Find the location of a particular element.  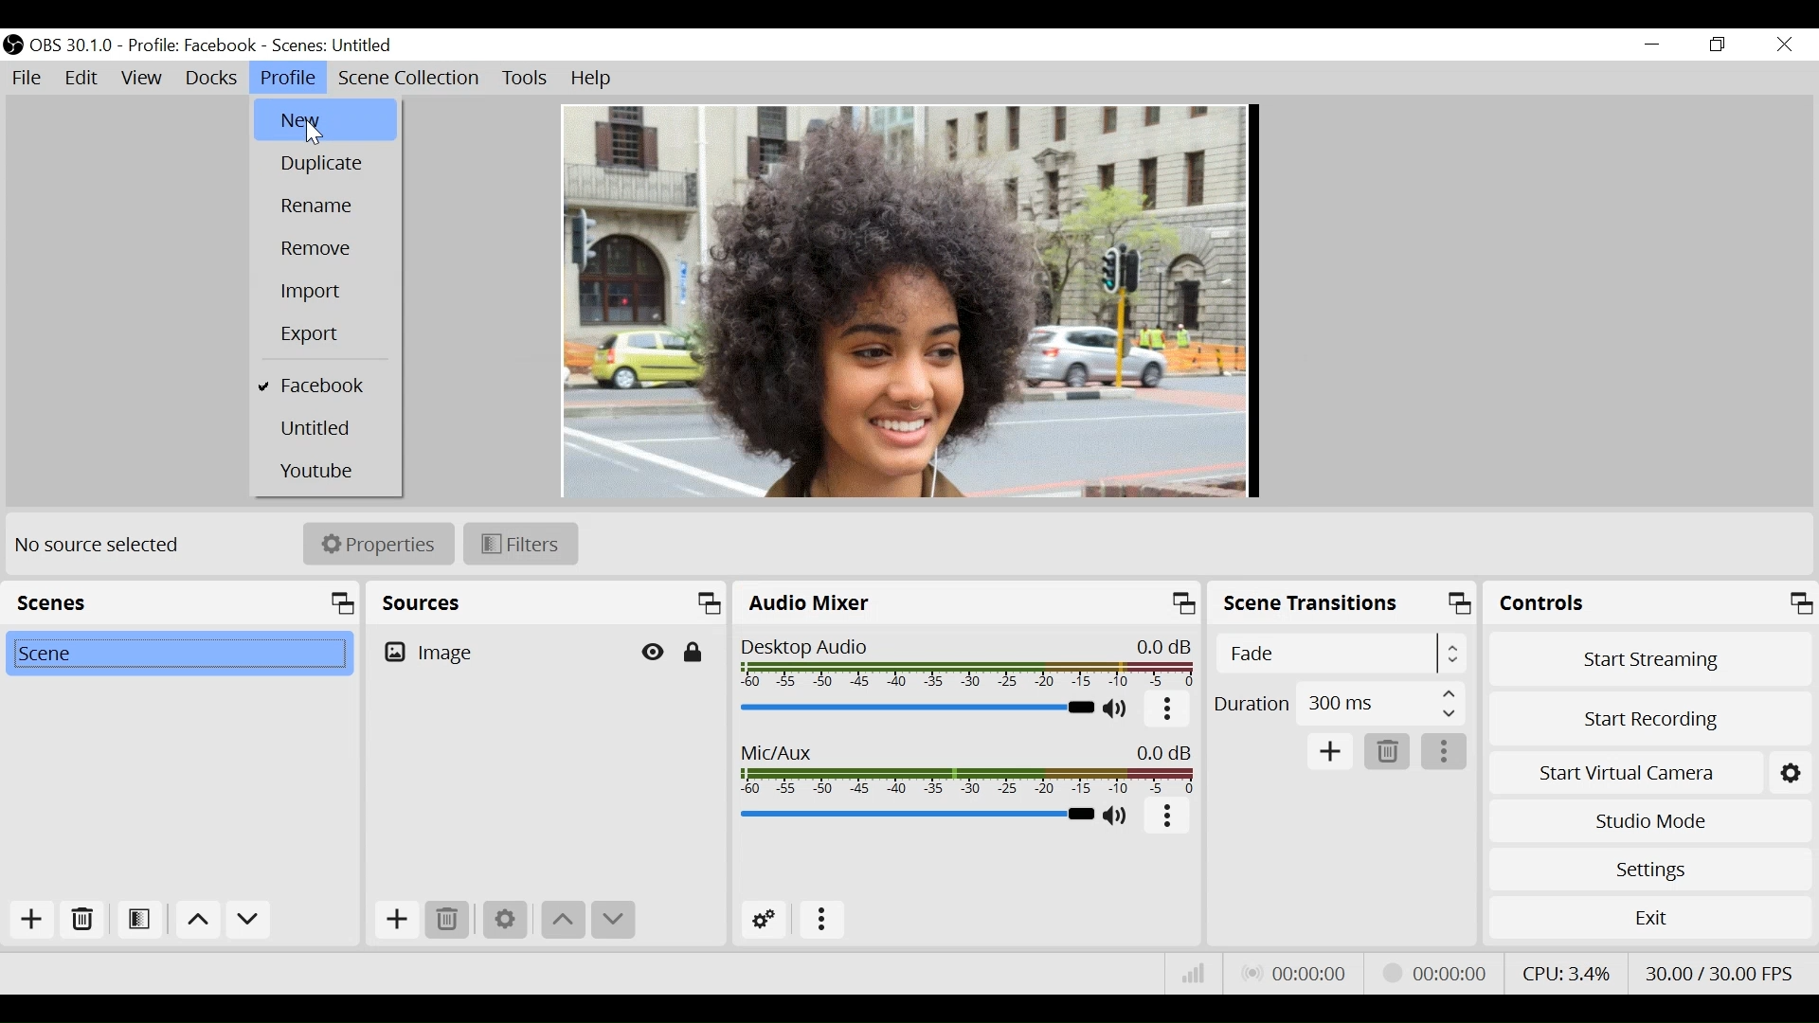

Desktop Audio is located at coordinates (969, 665).